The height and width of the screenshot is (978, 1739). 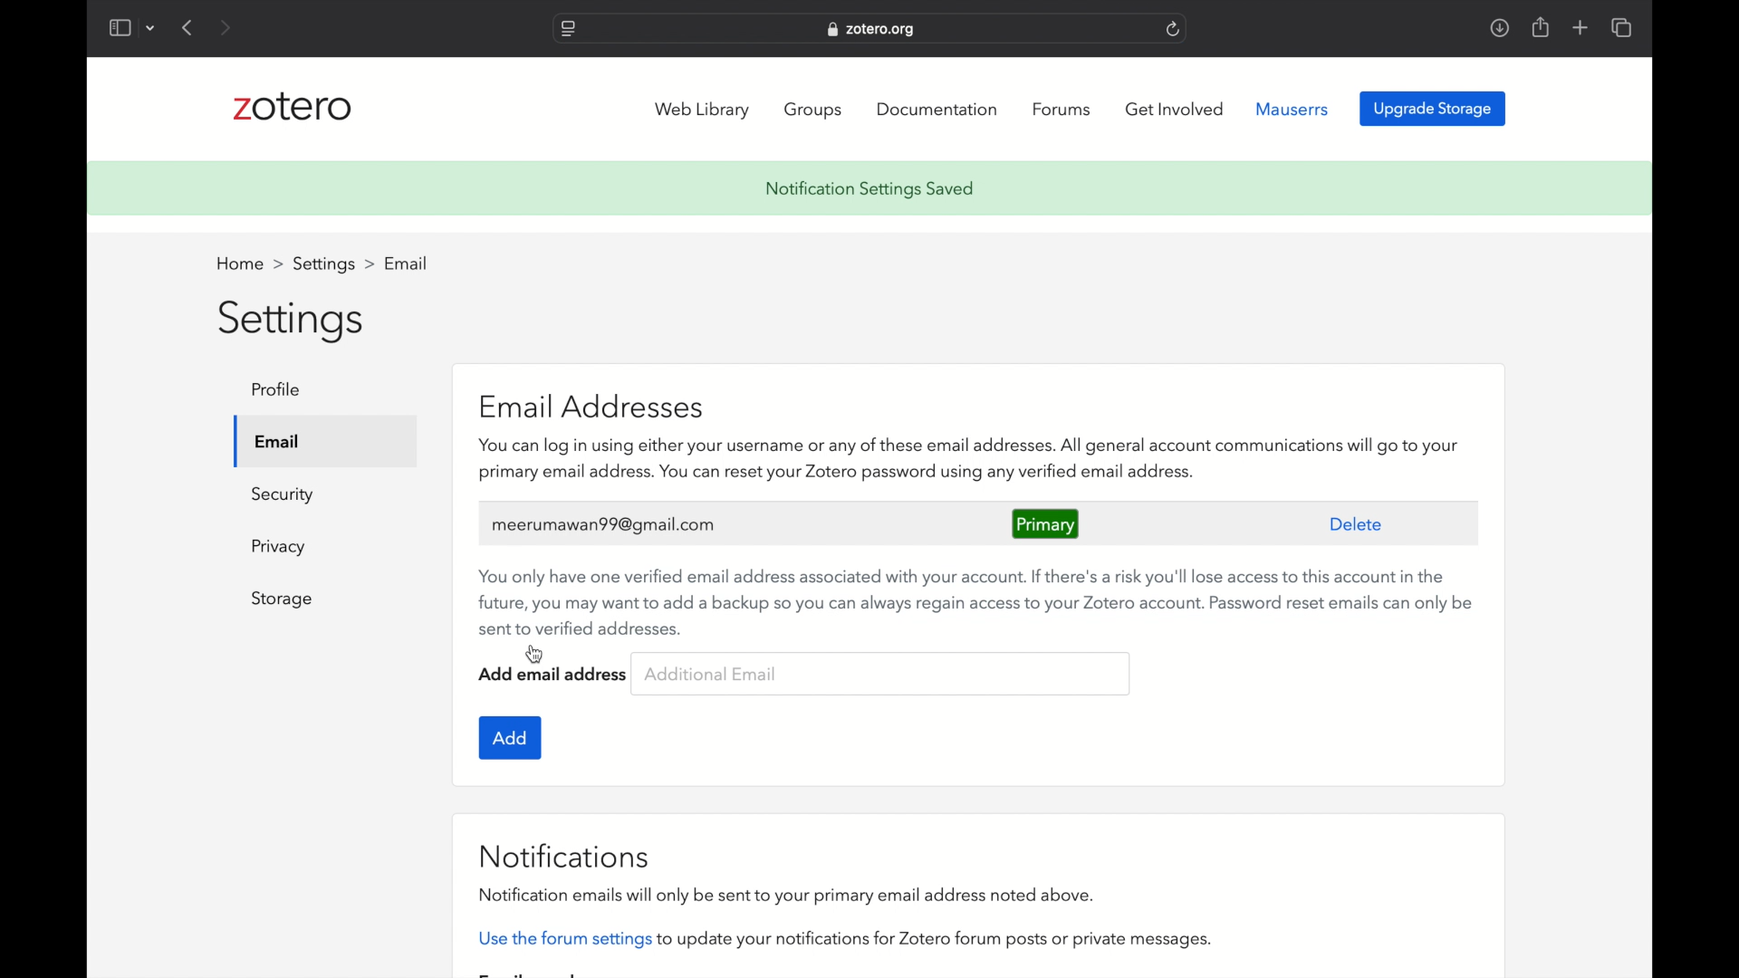 I want to click on refresh, so click(x=1174, y=29).